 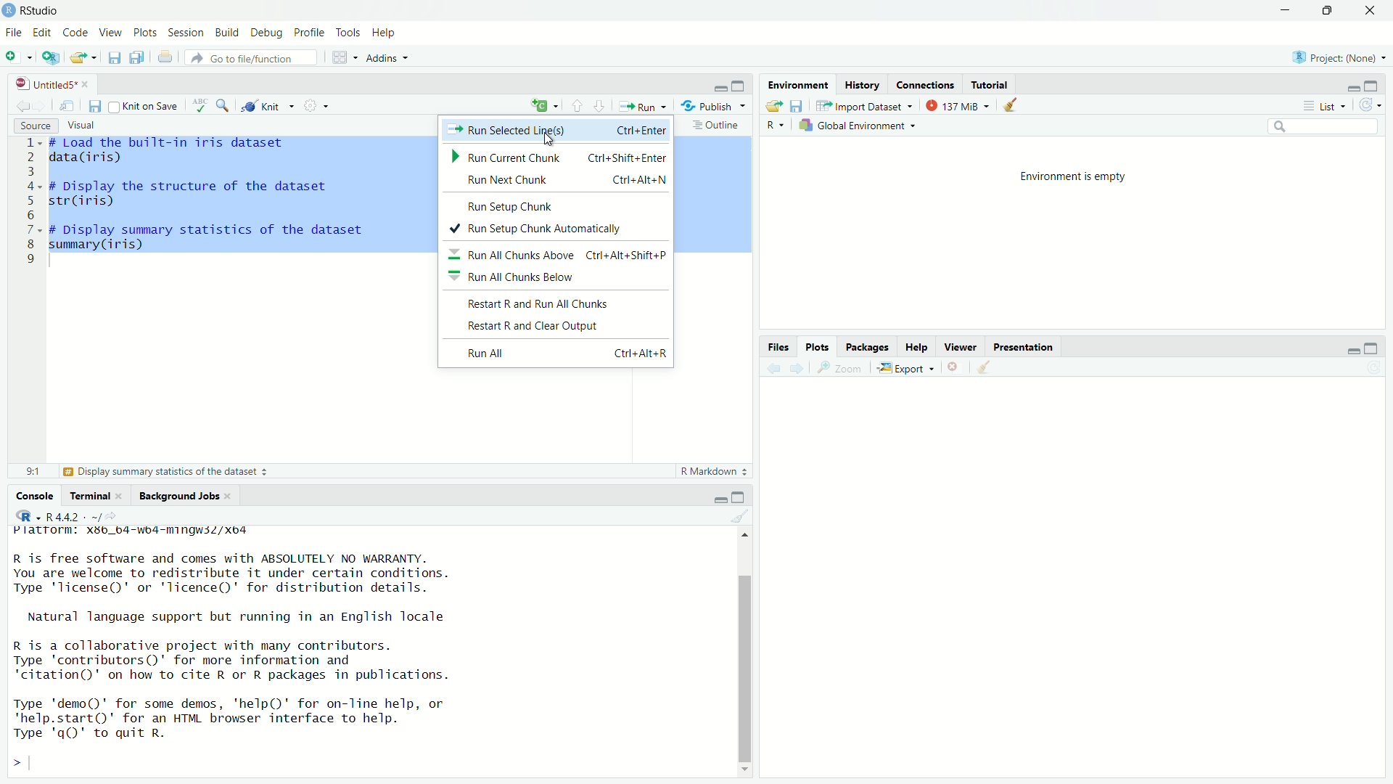 What do you see at coordinates (1370, 9) in the screenshot?
I see `Close` at bounding box center [1370, 9].